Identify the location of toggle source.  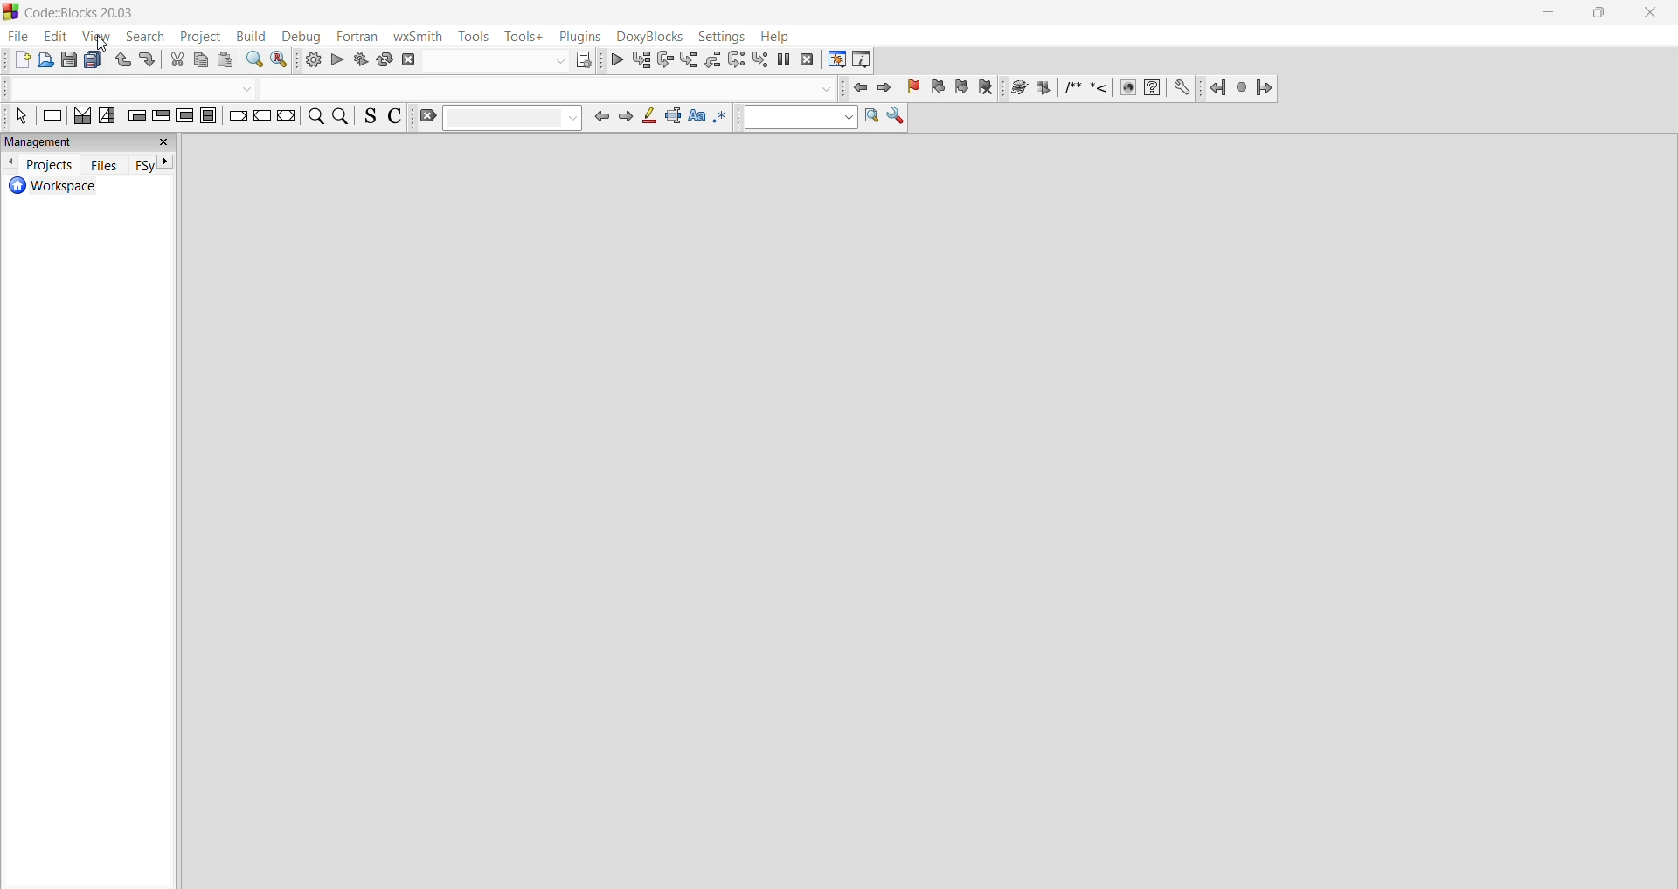
(372, 118).